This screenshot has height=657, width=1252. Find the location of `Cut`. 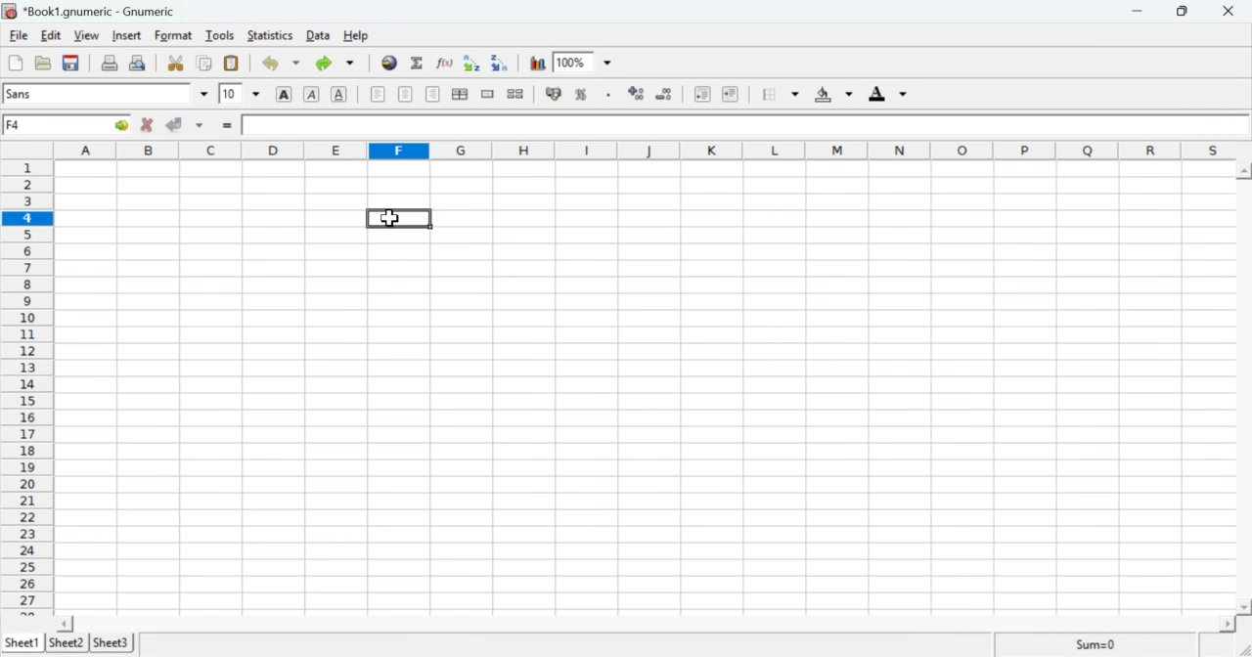

Cut is located at coordinates (176, 62).